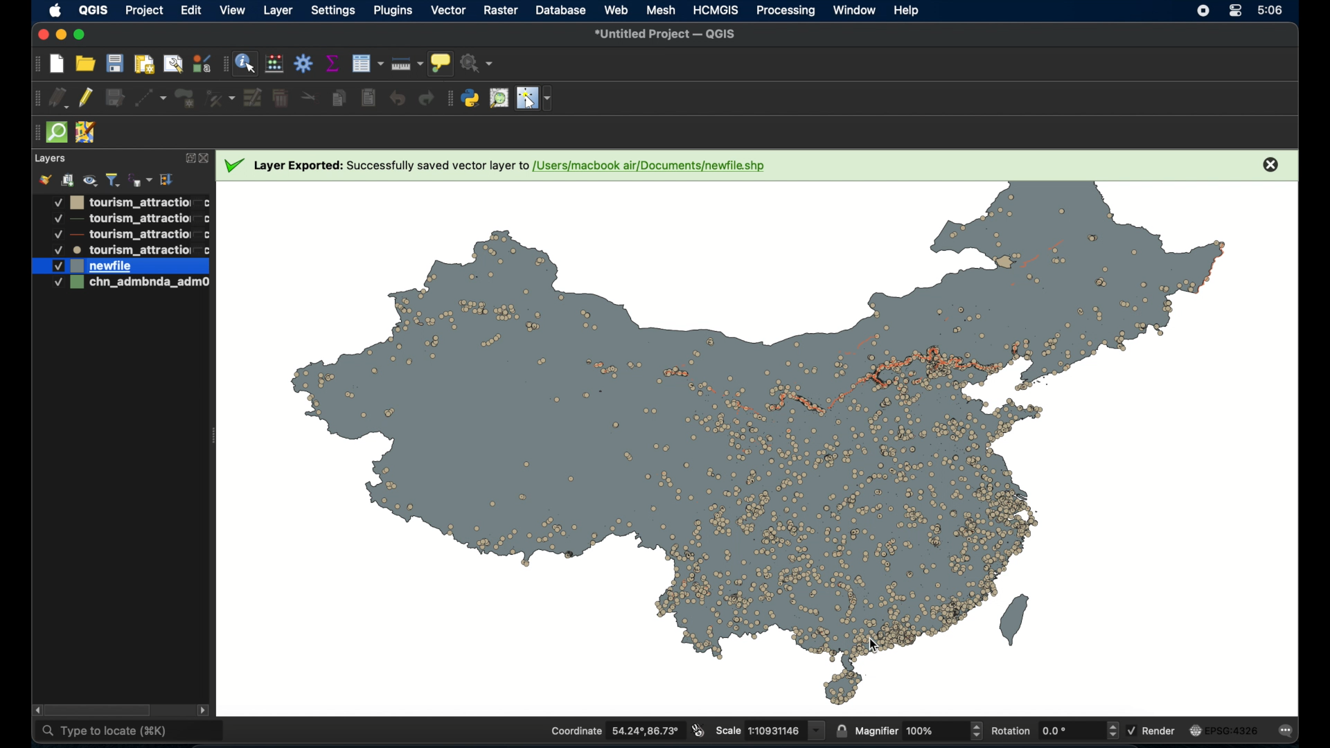  I want to click on apple icon, so click(55, 11).